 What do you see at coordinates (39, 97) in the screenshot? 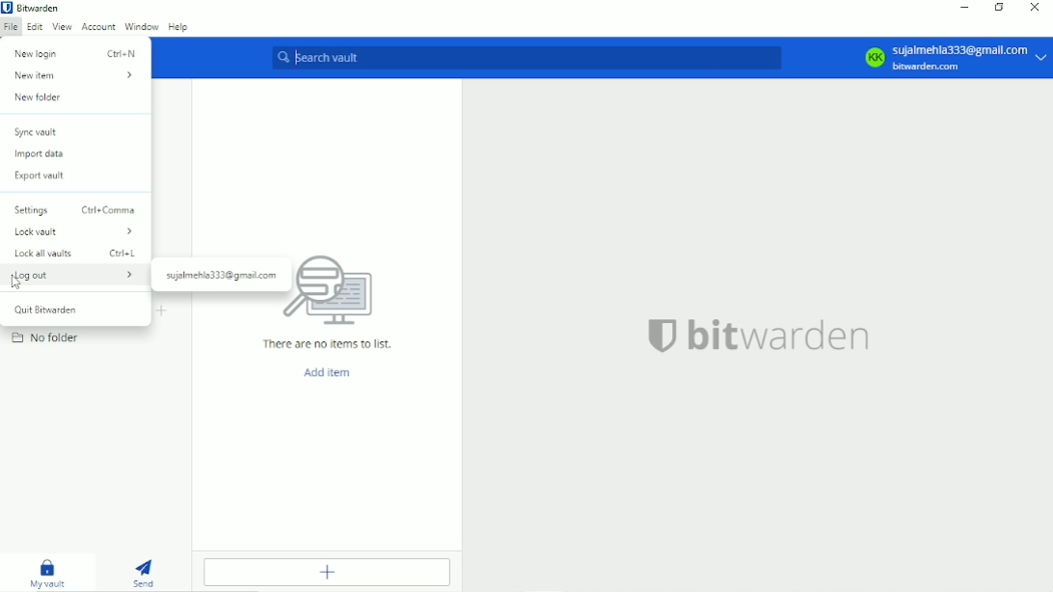
I see `New folder` at bounding box center [39, 97].